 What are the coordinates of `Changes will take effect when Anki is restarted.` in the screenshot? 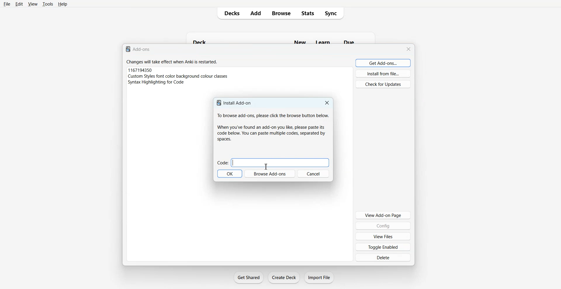 It's located at (174, 62).